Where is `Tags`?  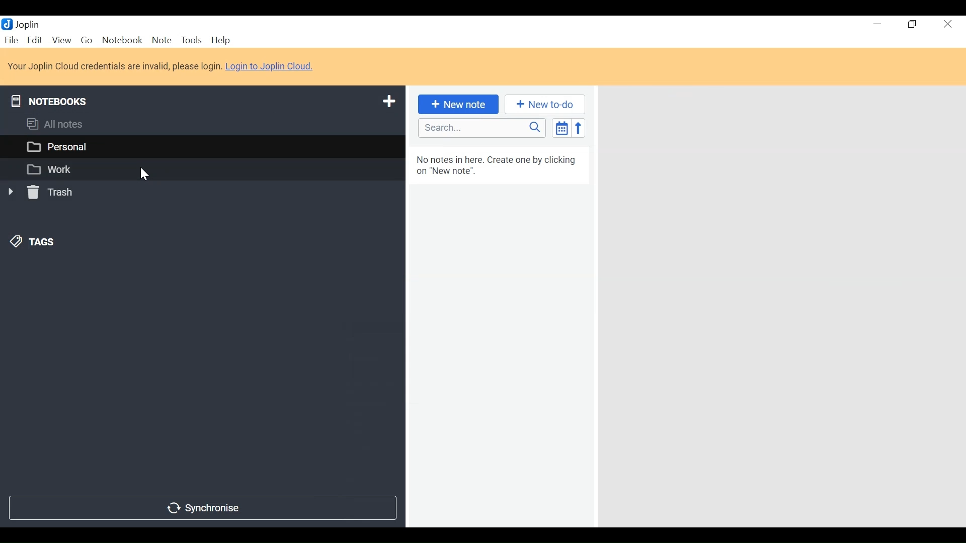 Tags is located at coordinates (31, 242).